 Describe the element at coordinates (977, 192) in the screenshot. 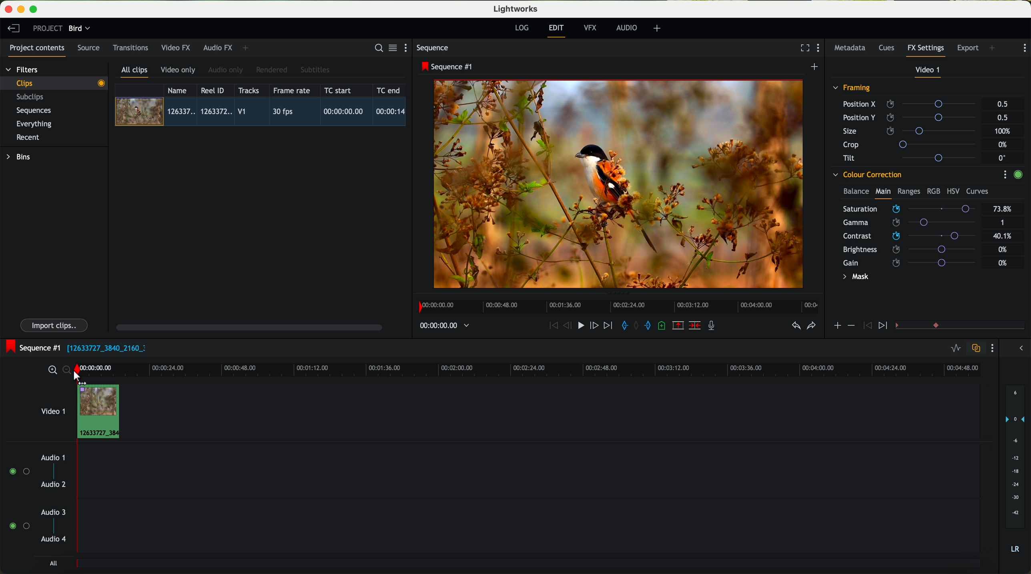

I see `curves` at that location.